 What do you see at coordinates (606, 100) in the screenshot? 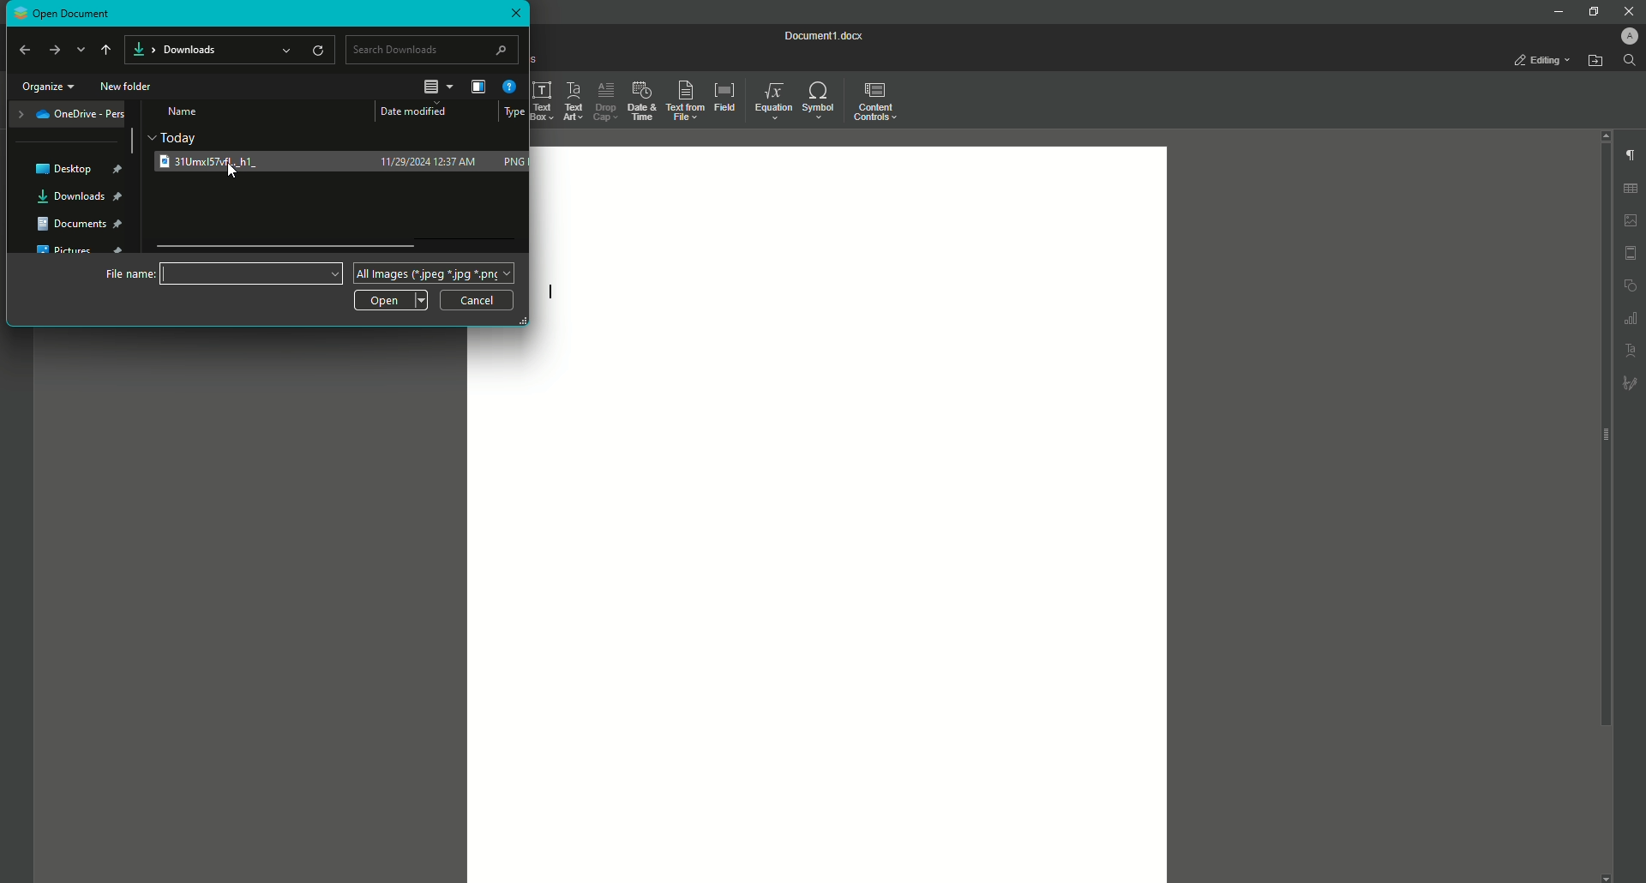
I see `Drop Cap` at bounding box center [606, 100].